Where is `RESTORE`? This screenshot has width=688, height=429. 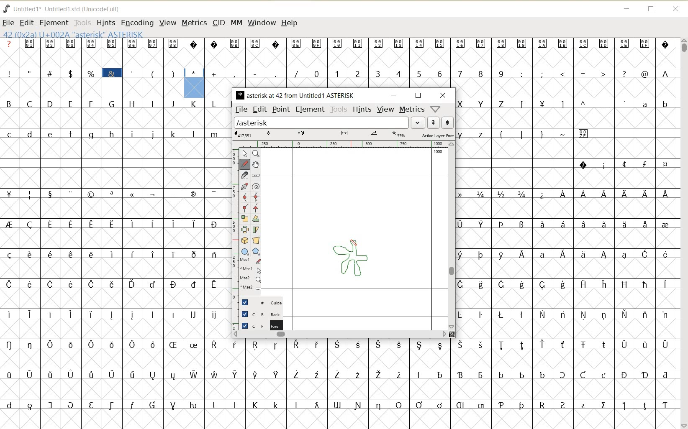
RESTORE is located at coordinates (419, 95).